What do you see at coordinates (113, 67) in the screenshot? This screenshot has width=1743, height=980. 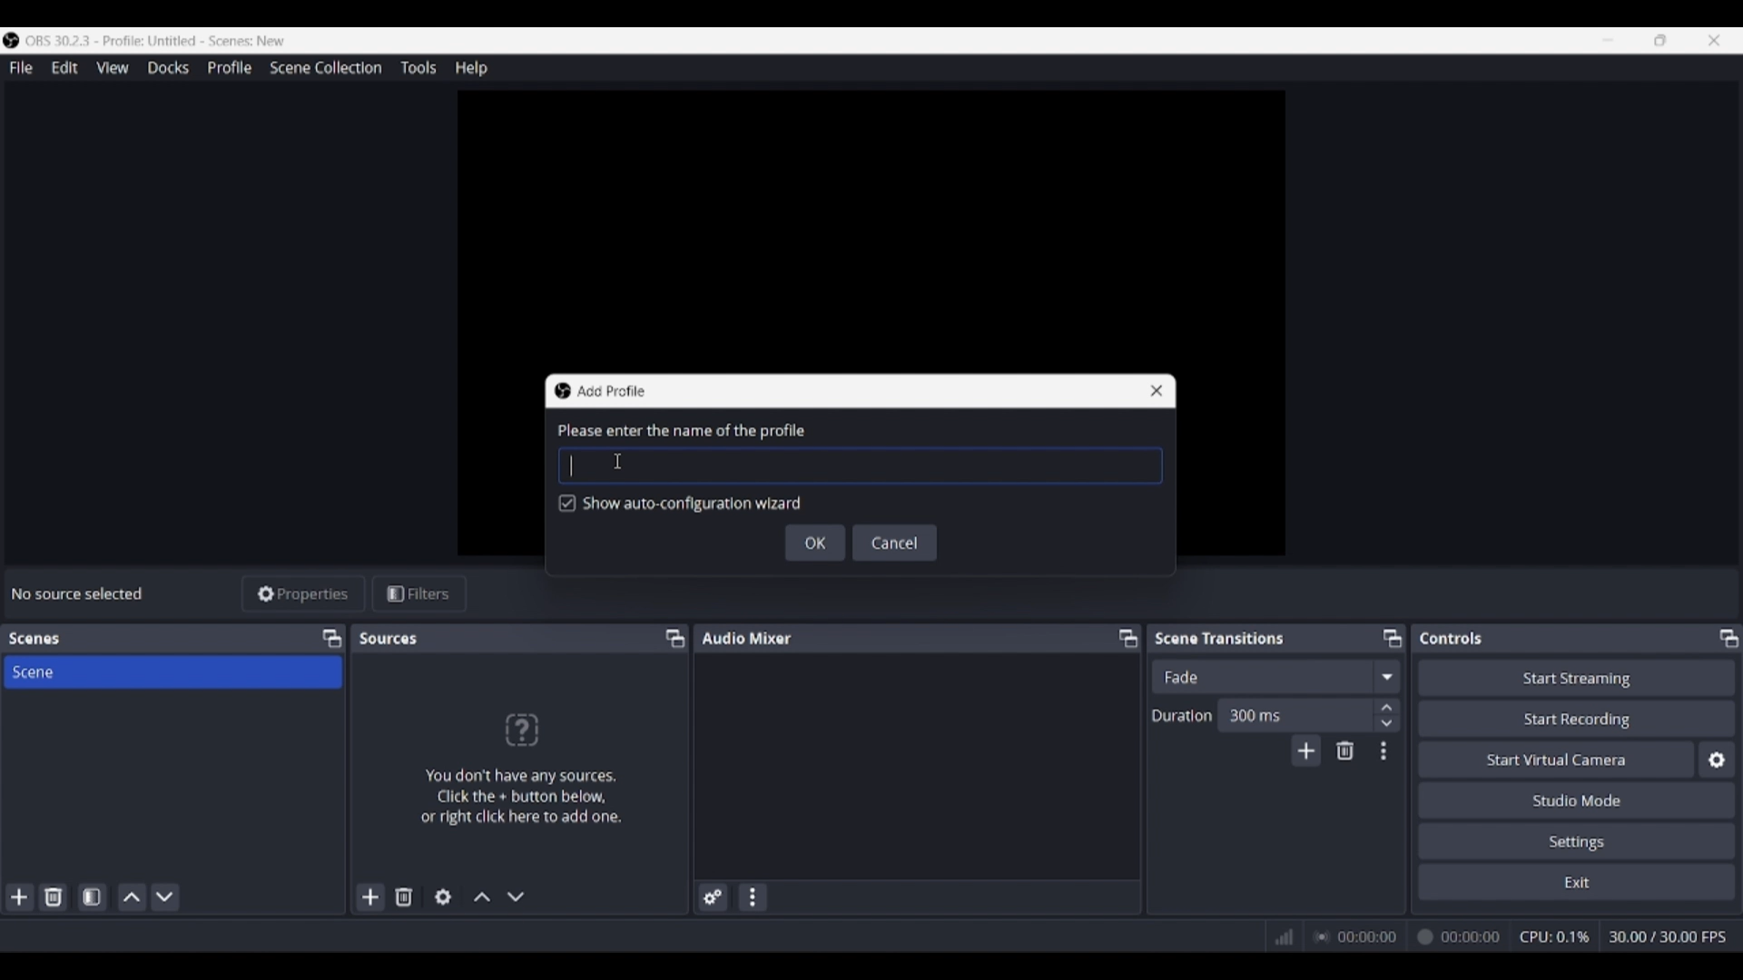 I see `View menu` at bounding box center [113, 67].